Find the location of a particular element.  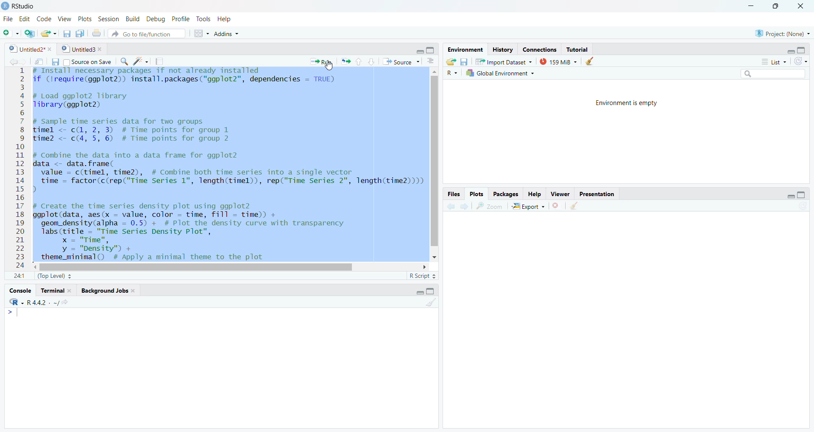

View is located at coordinates (65, 19).